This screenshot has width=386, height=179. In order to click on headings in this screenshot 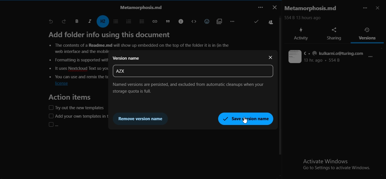, I will do `click(103, 21)`.